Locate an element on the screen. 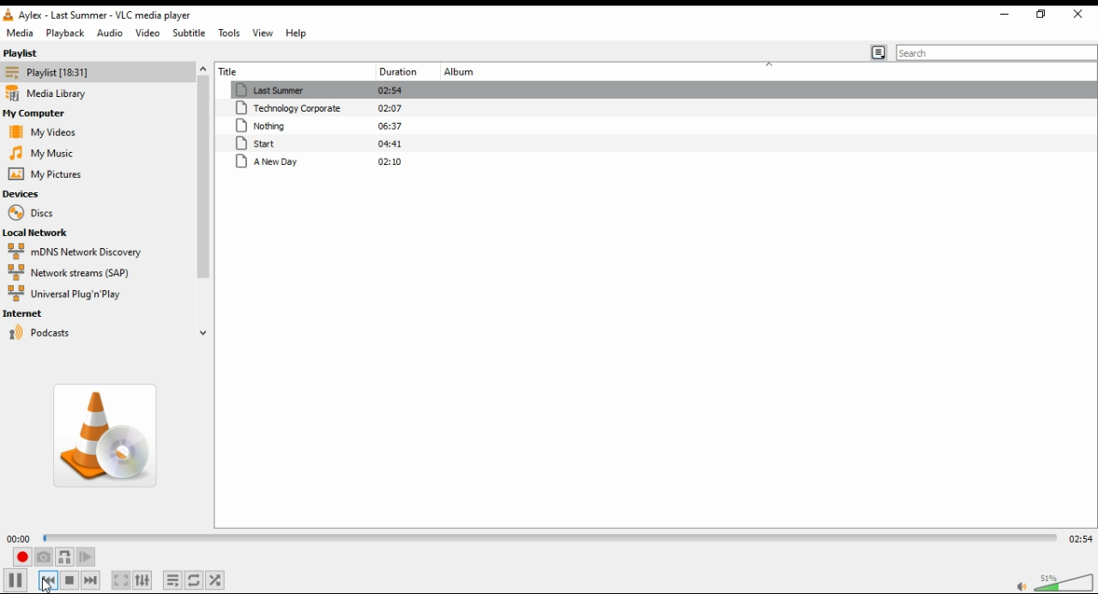 The image size is (1098, 594). frame by frame is located at coordinates (86, 557).